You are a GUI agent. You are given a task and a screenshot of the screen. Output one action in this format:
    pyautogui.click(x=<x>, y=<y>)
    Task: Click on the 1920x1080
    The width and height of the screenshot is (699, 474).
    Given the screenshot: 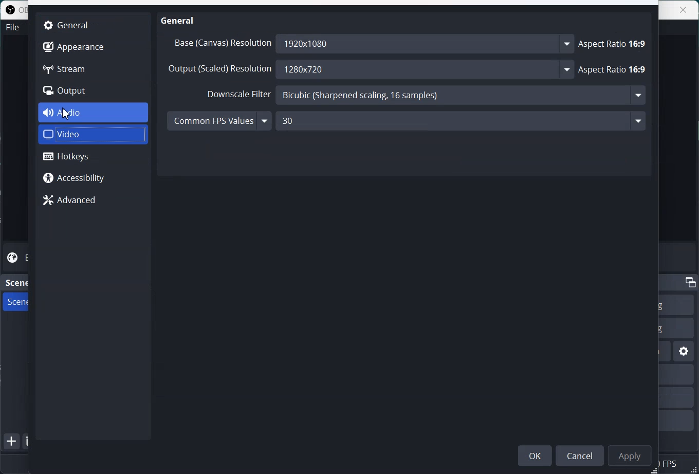 What is the action you would take?
    pyautogui.click(x=428, y=43)
    